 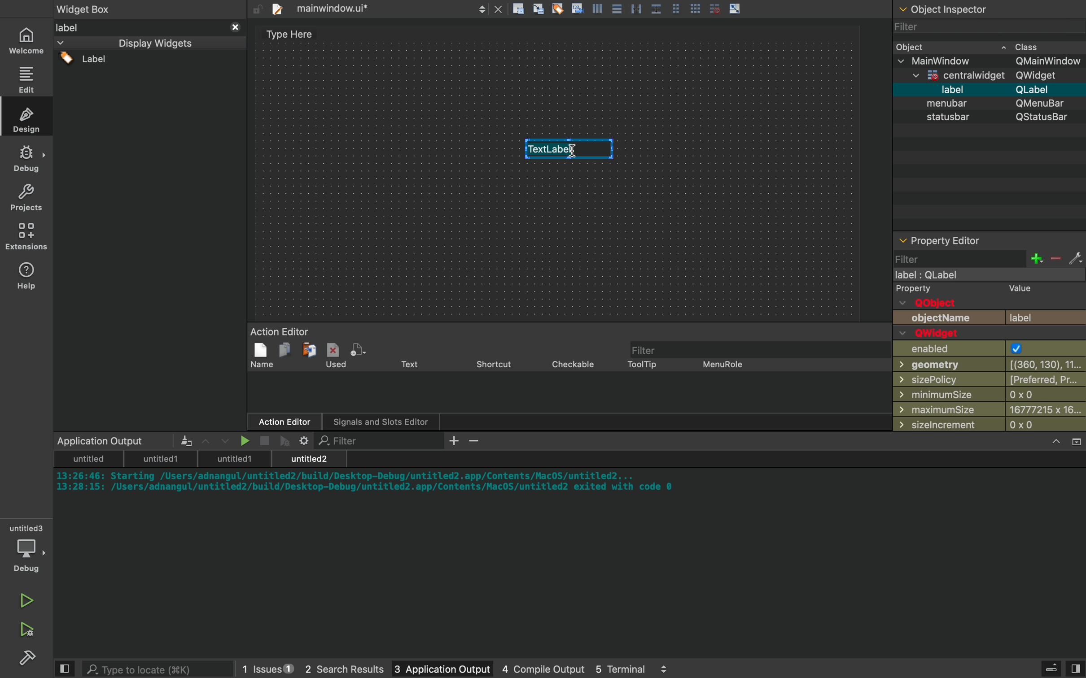 What do you see at coordinates (289, 35) in the screenshot?
I see `Type Here` at bounding box center [289, 35].